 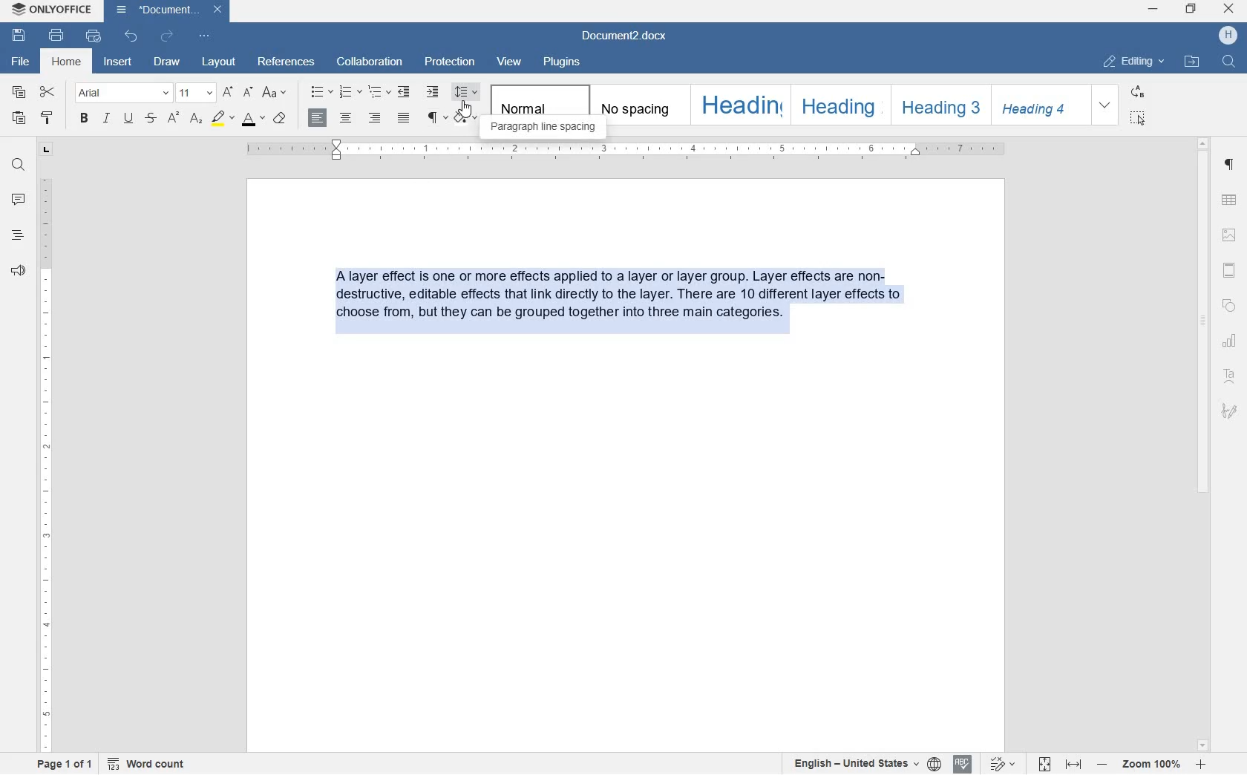 I want to click on spell checking, so click(x=962, y=764).